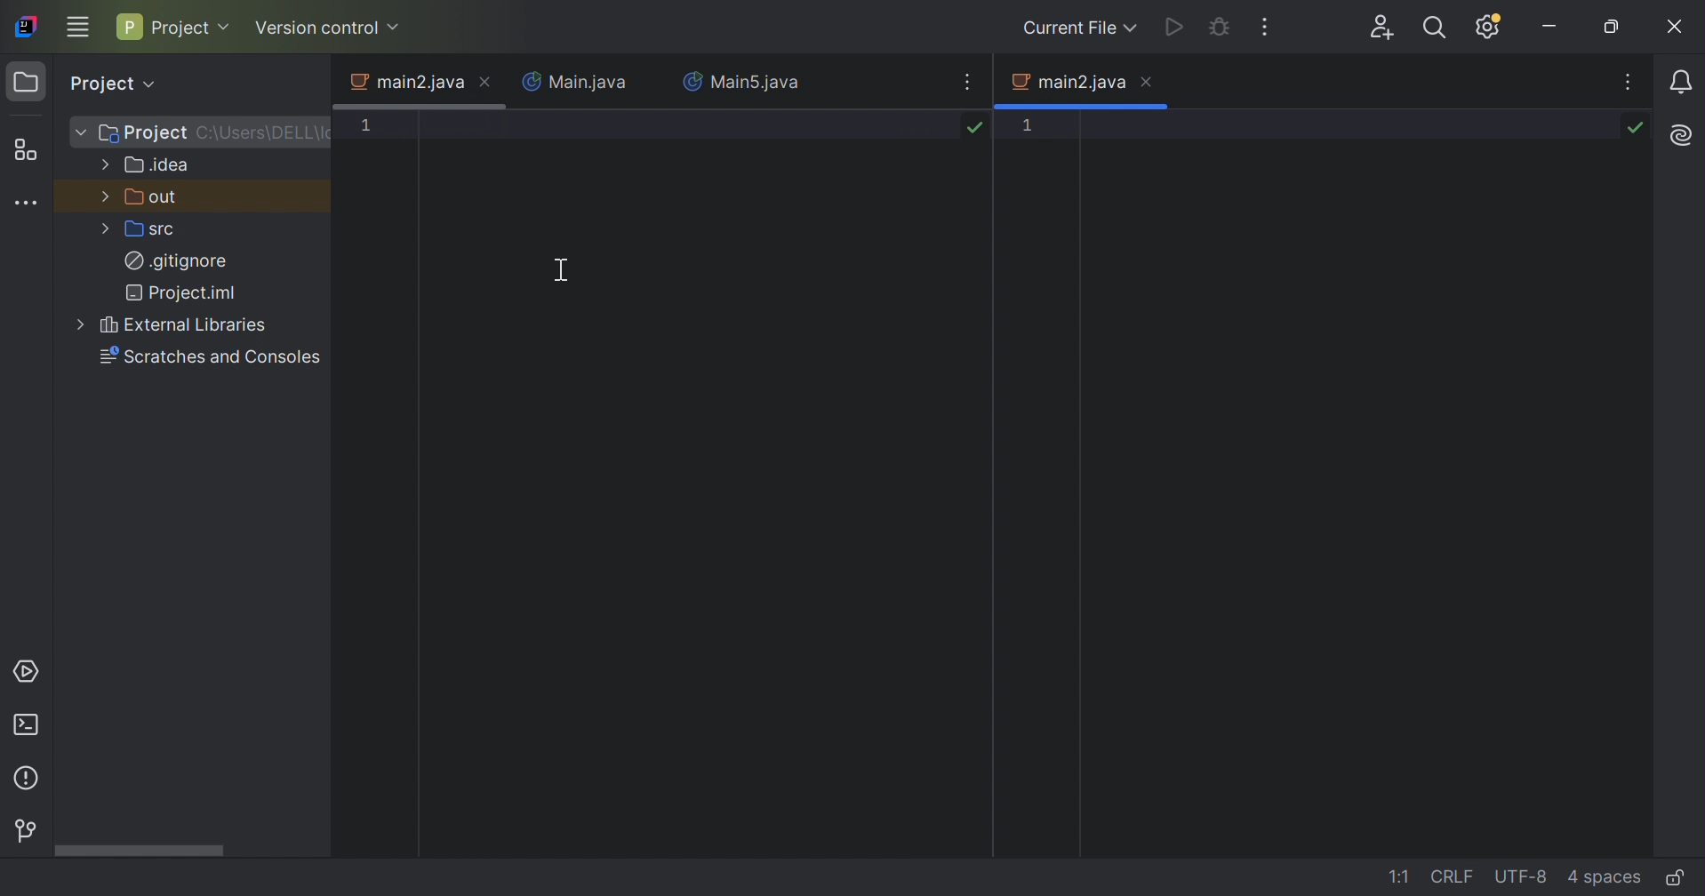 This screenshot has width=1705, height=896. Describe the element at coordinates (263, 132) in the screenshot. I see `C:\Users\DELL\` at that location.